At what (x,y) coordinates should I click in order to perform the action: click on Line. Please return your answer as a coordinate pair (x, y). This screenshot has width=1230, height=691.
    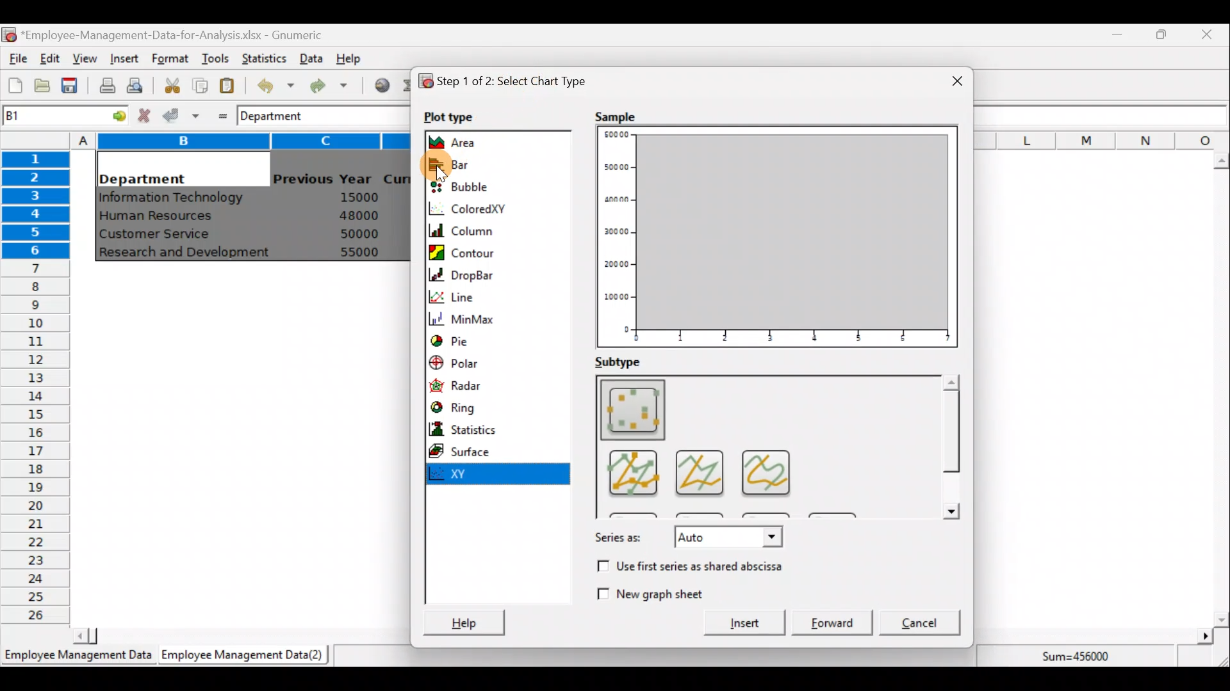
    Looking at the image, I should click on (491, 295).